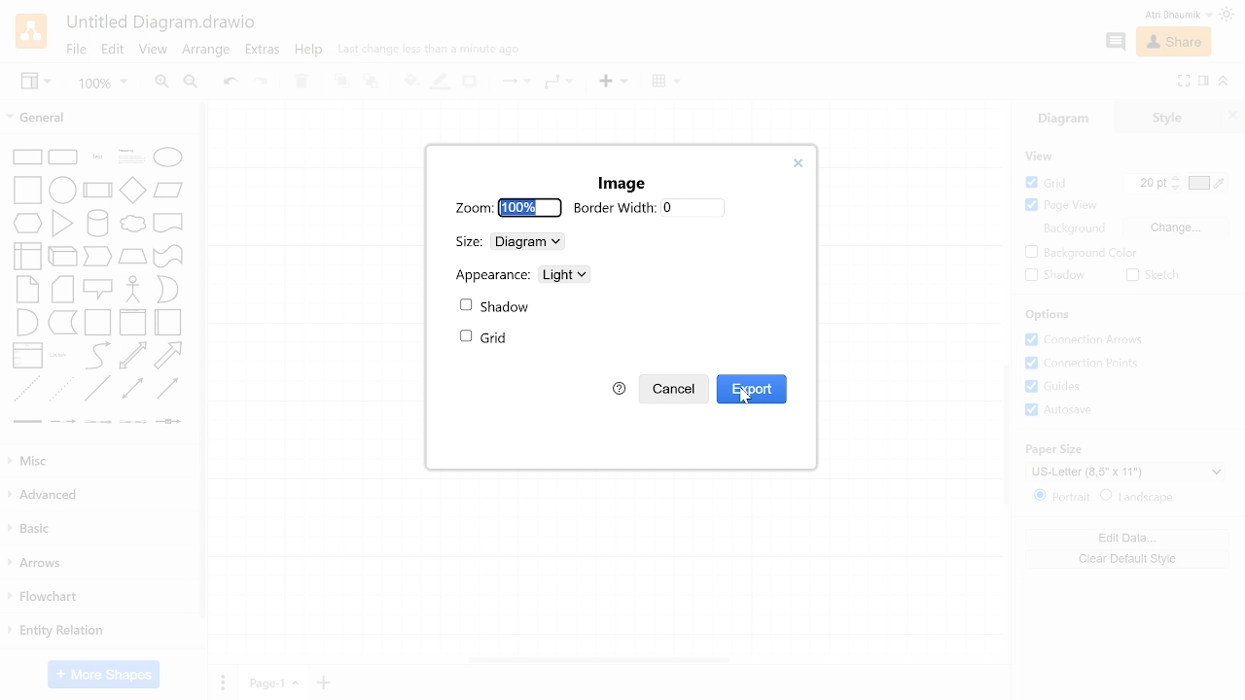 The image size is (1245, 700). I want to click on Help, so click(311, 52).